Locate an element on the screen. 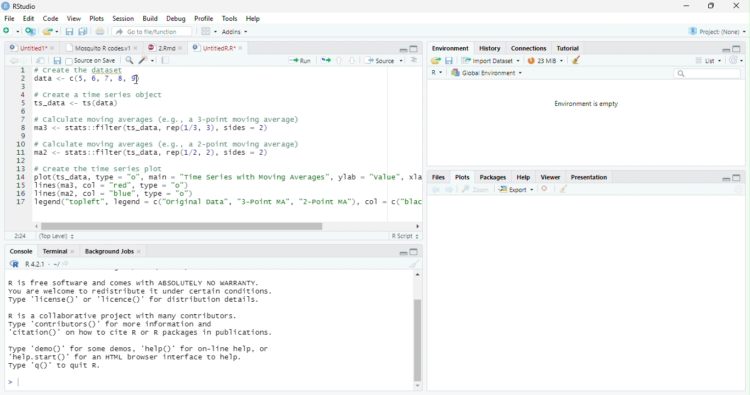  compile report is located at coordinates (166, 60).